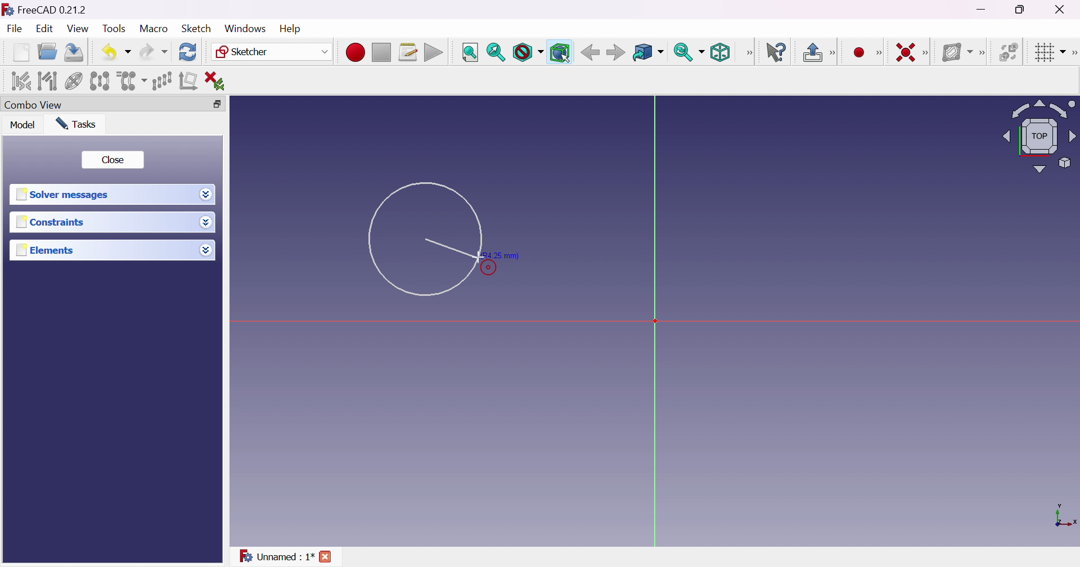 This screenshot has height=567, width=1080. What do you see at coordinates (76, 124) in the screenshot?
I see `Tasks` at bounding box center [76, 124].